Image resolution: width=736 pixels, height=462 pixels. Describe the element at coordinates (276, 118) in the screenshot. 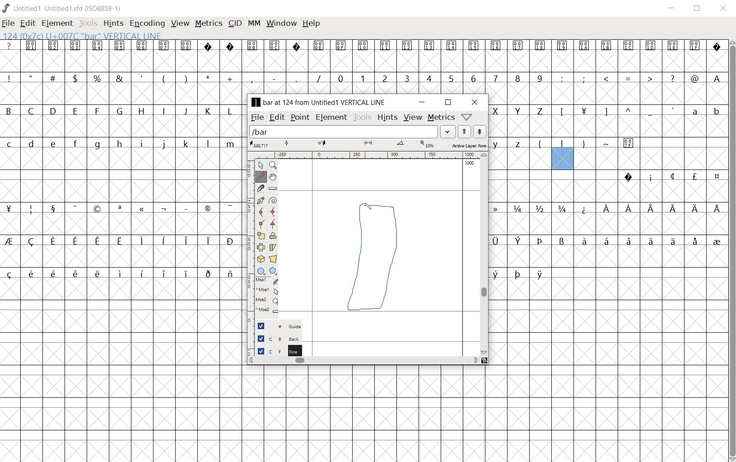

I see `edit` at that location.